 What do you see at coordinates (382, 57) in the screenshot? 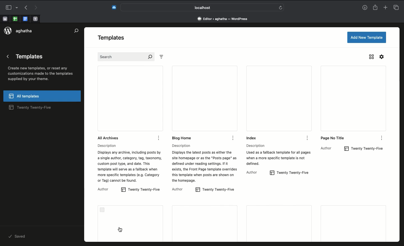
I see `Settings` at bounding box center [382, 57].